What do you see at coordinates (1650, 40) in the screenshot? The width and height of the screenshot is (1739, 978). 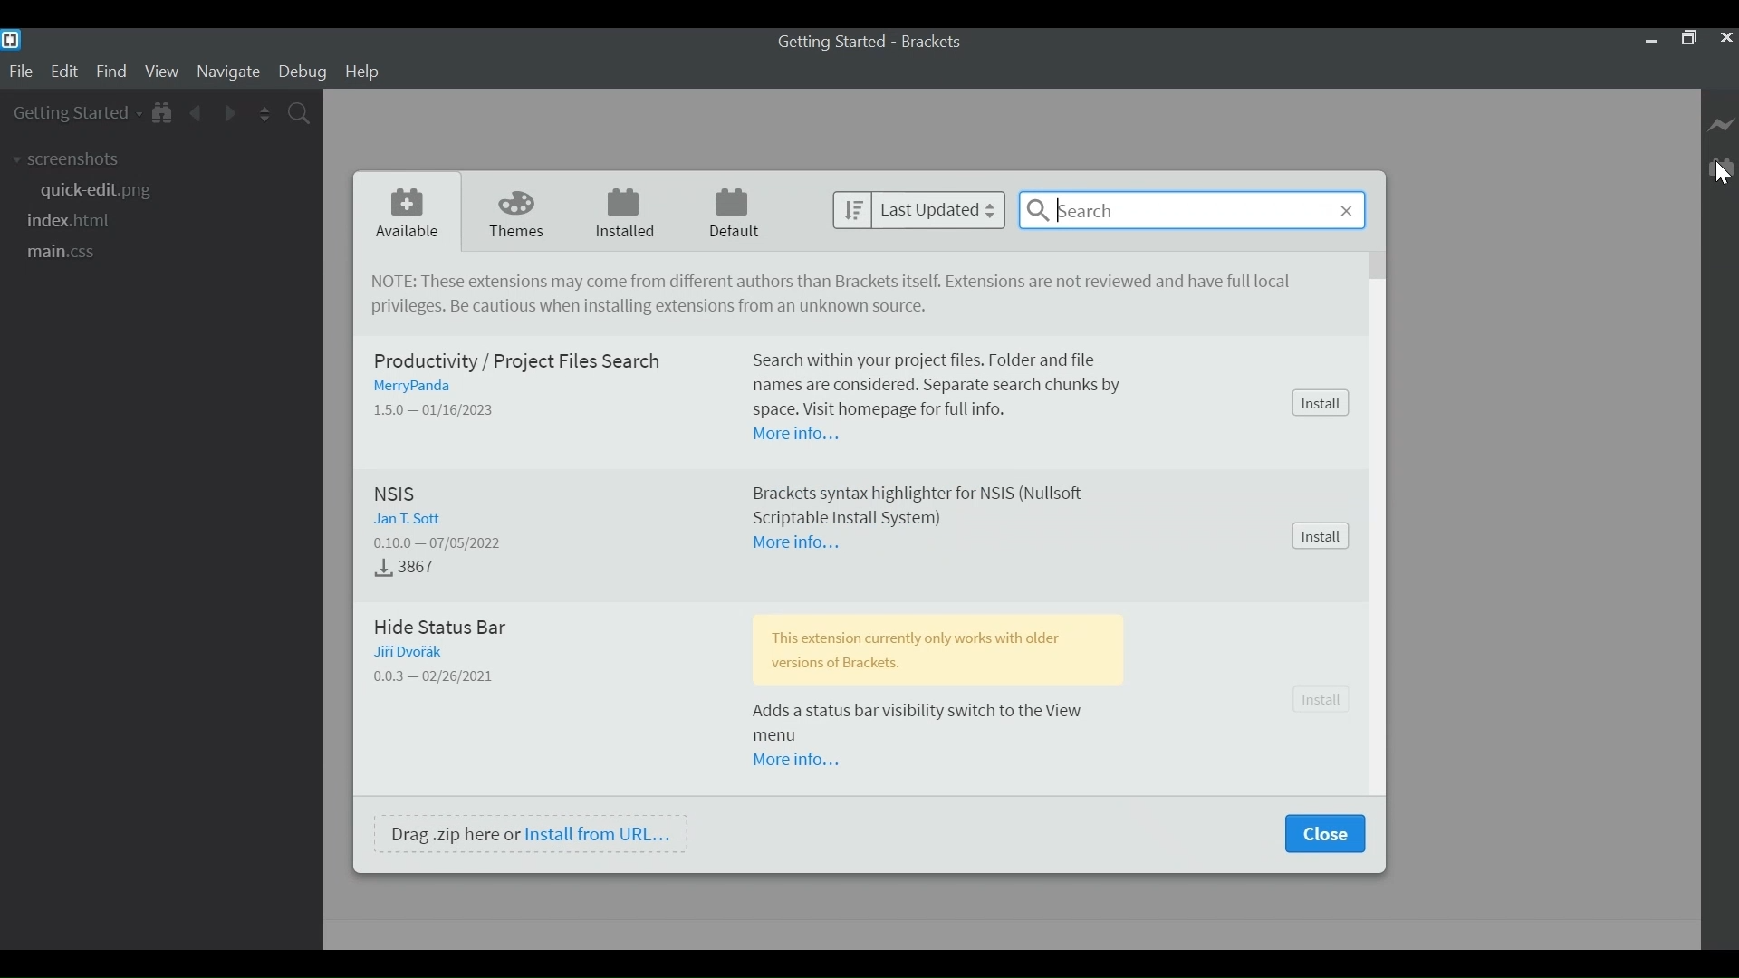 I see `minimize` at bounding box center [1650, 40].